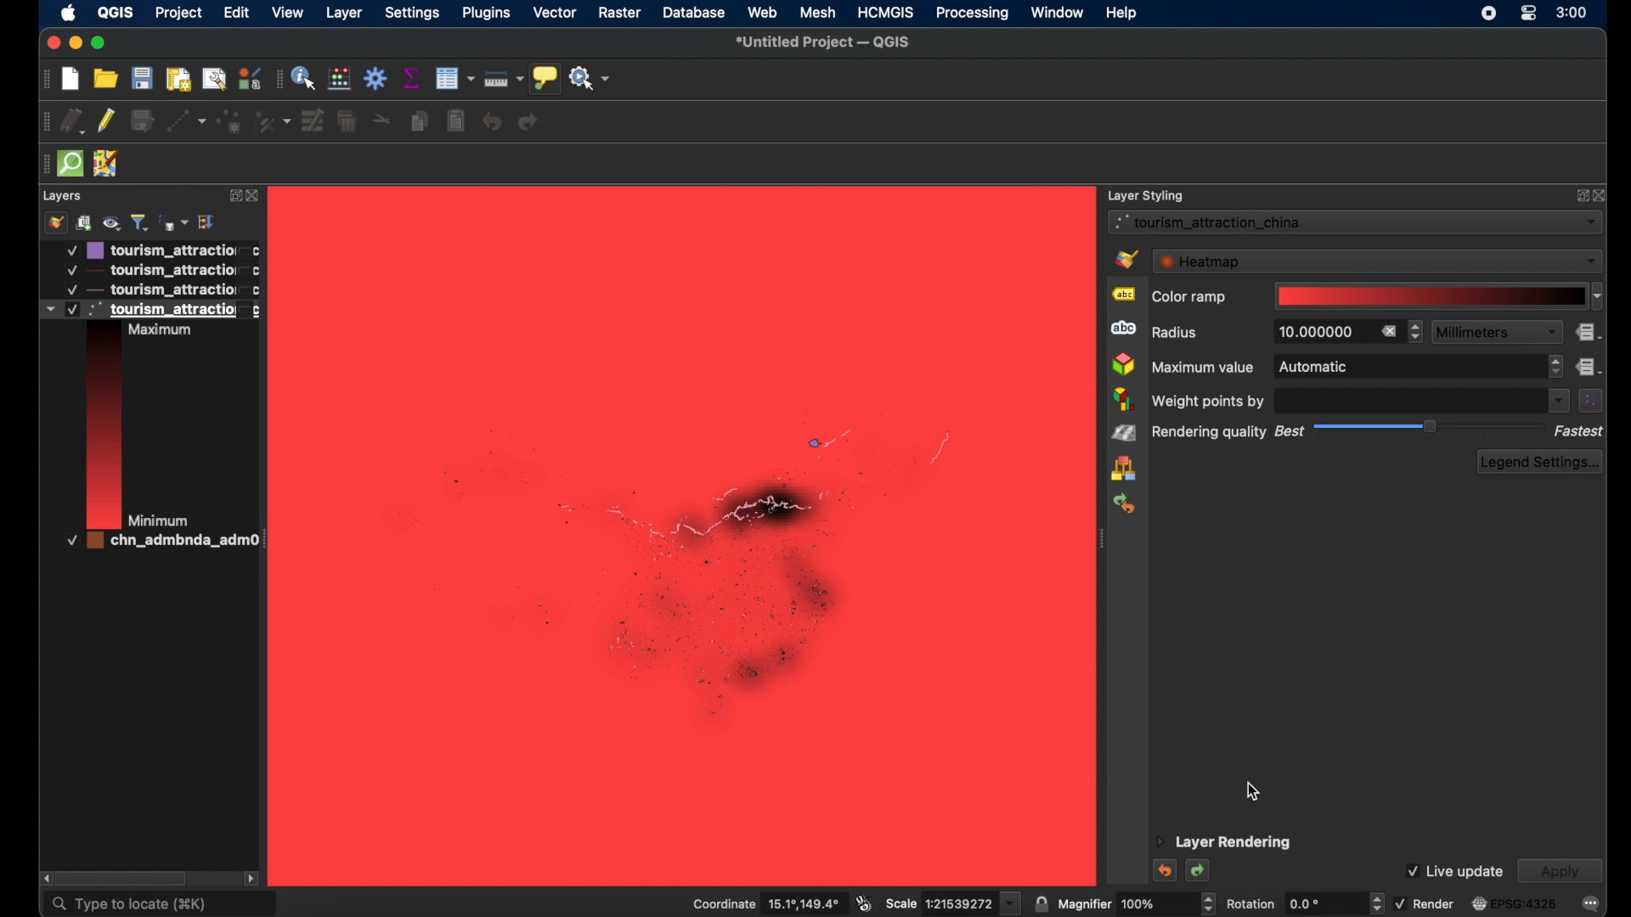 This screenshot has height=917, width=1631. What do you see at coordinates (106, 78) in the screenshot?
I see `open project` at bounding box center [106, 78].